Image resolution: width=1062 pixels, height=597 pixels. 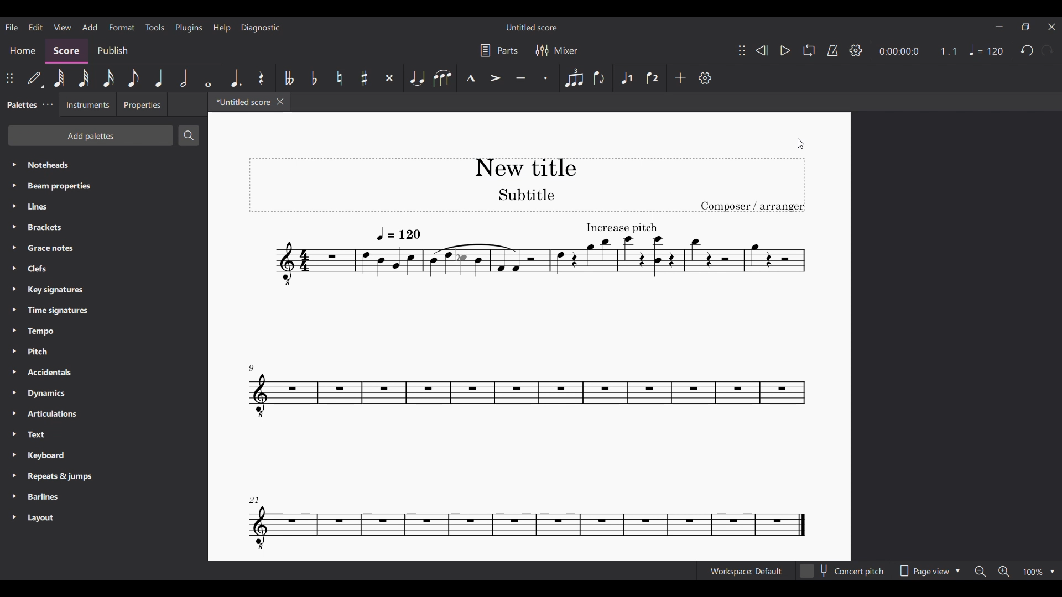 What do you see at coordinates (104, 434) in the screenshot?
I see `Text` at bounding box center [104, 434].